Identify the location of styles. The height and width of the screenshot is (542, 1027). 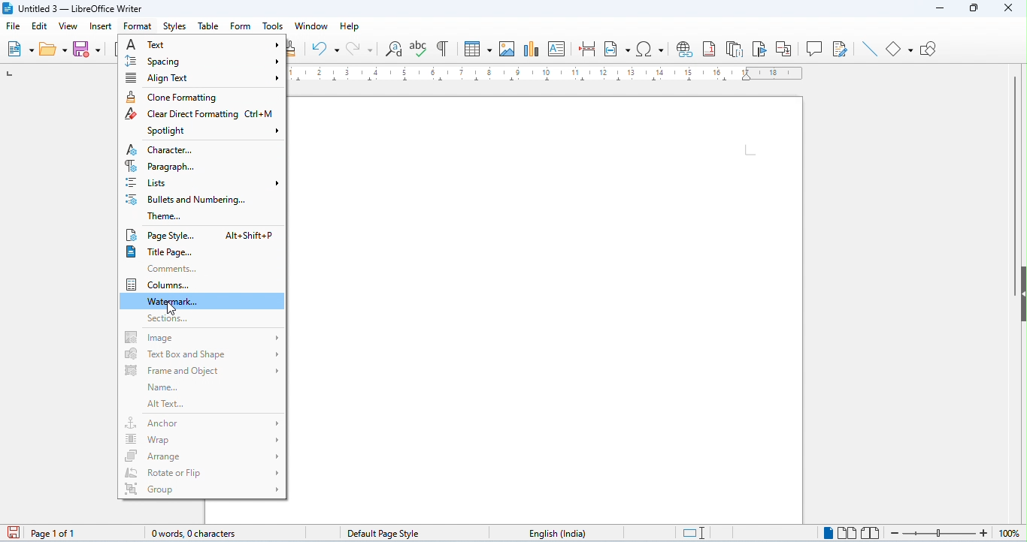
(174, 26).